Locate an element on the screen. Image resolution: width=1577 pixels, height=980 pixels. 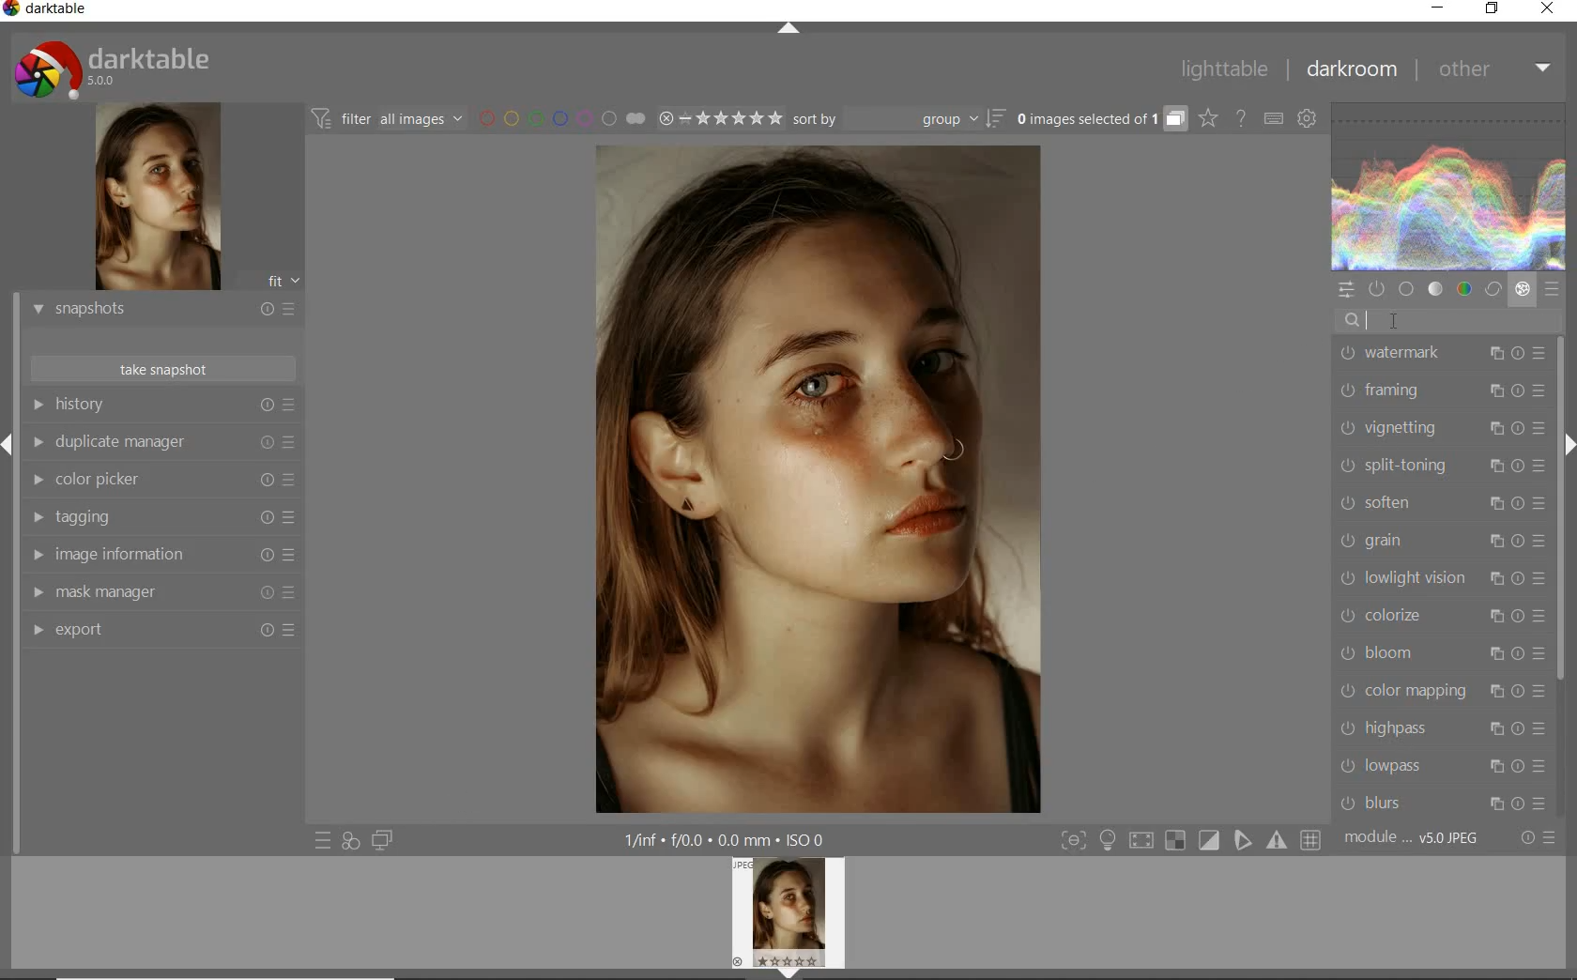
base is located at coordinates (1408, 290).